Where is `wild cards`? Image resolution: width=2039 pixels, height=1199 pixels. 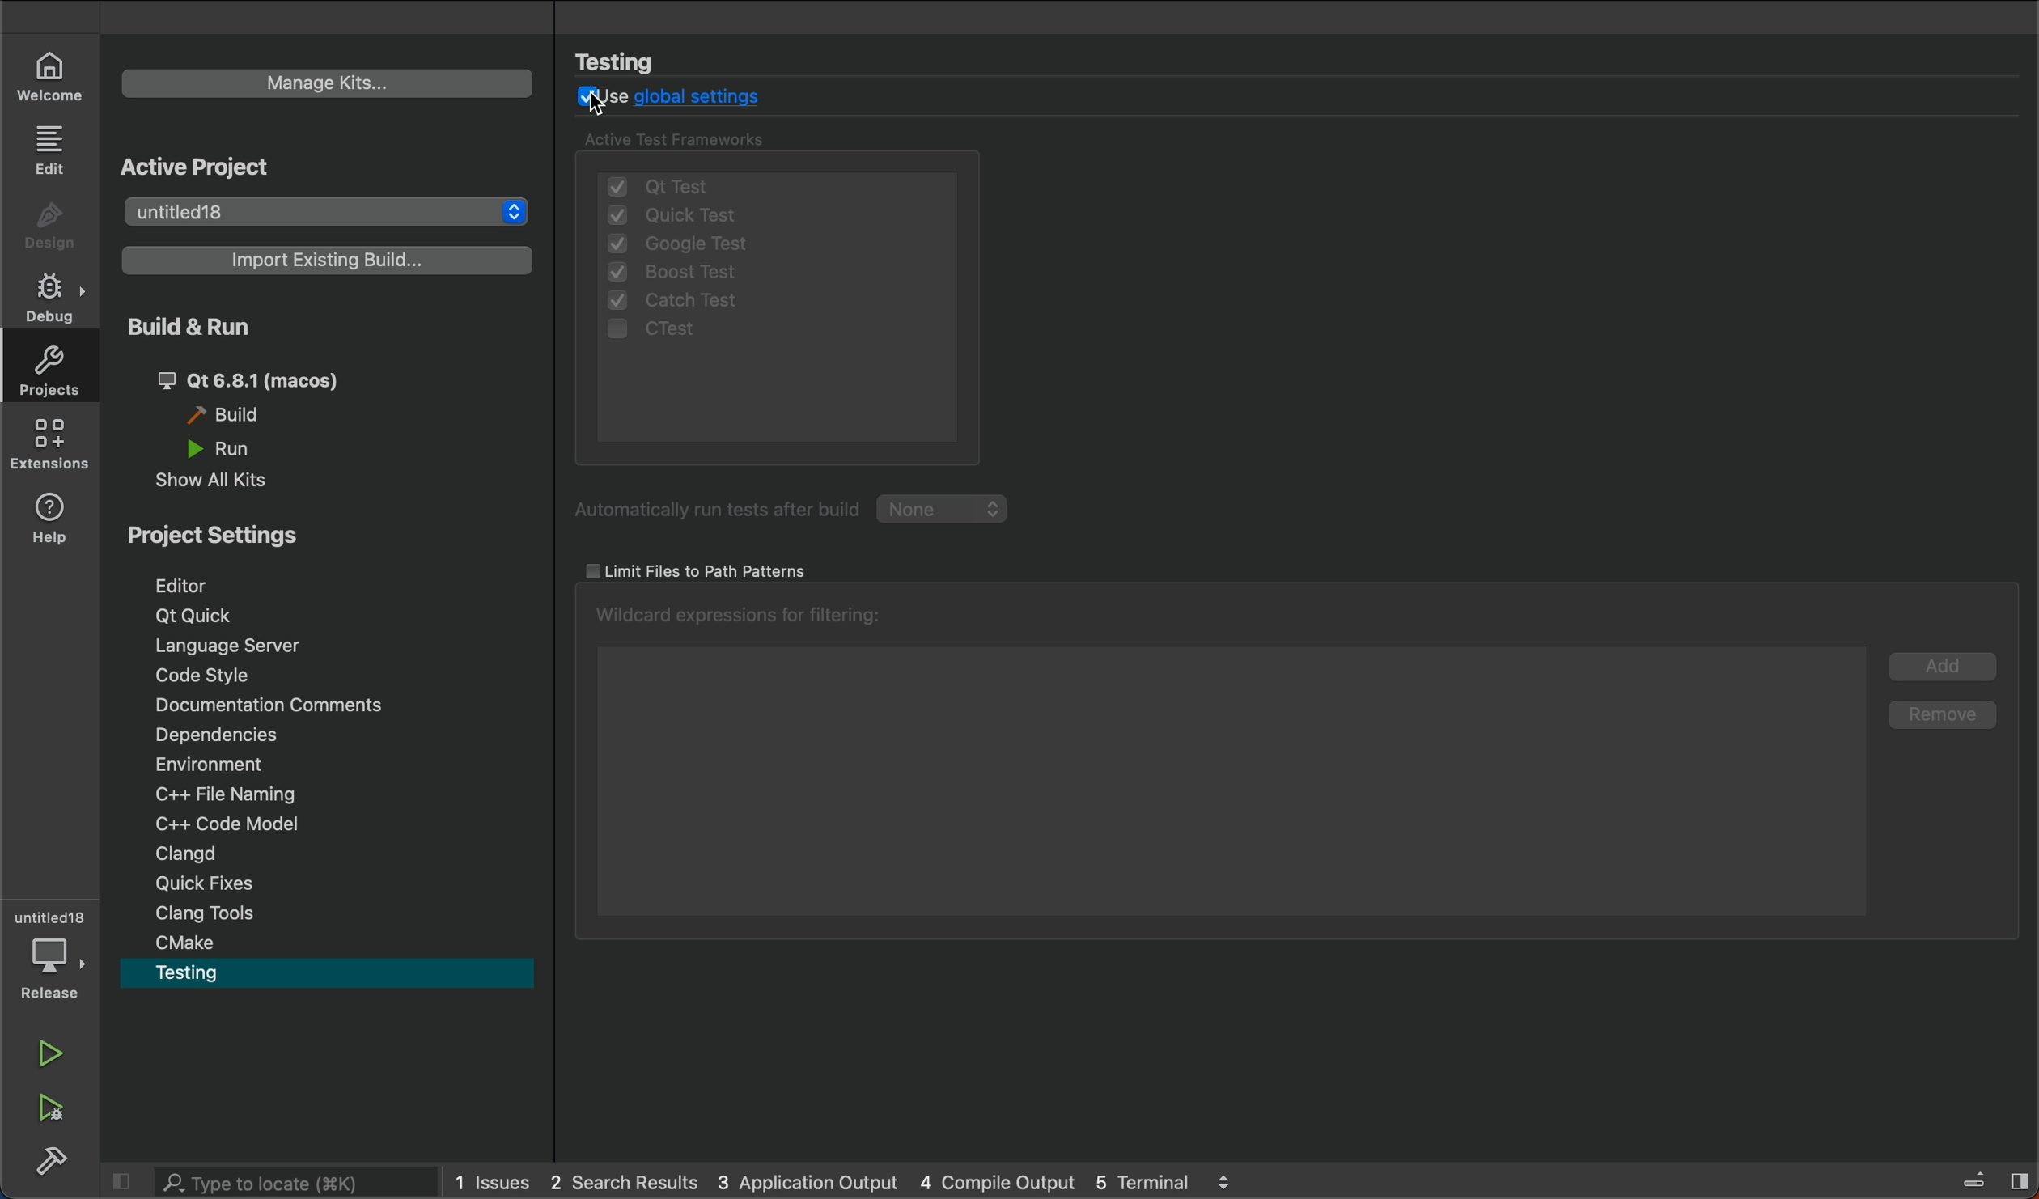
wild cards is located at coordinates (744, 618).